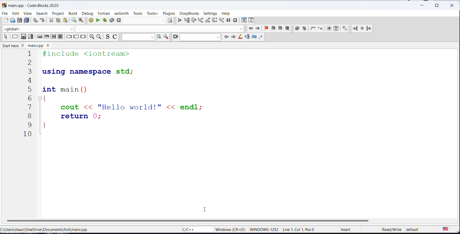 The image size is (460, 234). Describe the element at coordinates (355, 29) in the screenshot. I see `jump previous` at that location.